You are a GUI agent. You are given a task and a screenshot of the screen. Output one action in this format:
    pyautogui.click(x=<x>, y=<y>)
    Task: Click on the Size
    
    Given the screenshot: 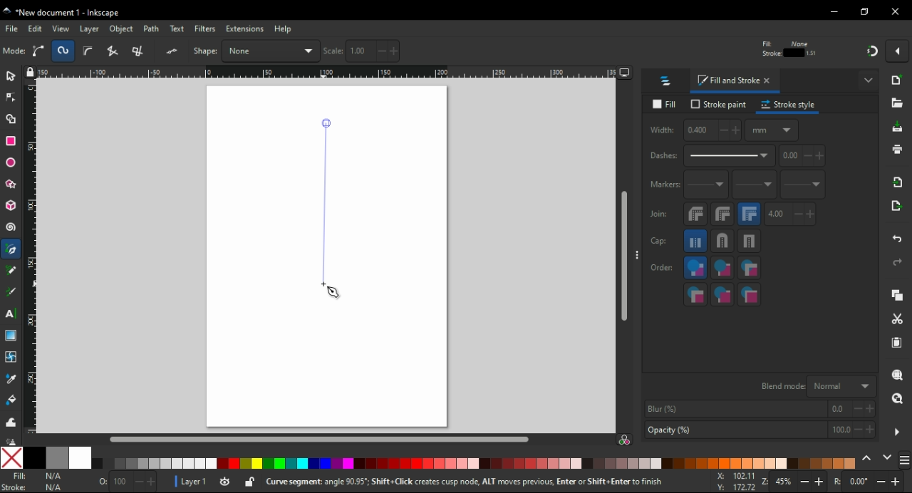 What is the action you would take?
    pyautogui.click(x=123, y=482)
    